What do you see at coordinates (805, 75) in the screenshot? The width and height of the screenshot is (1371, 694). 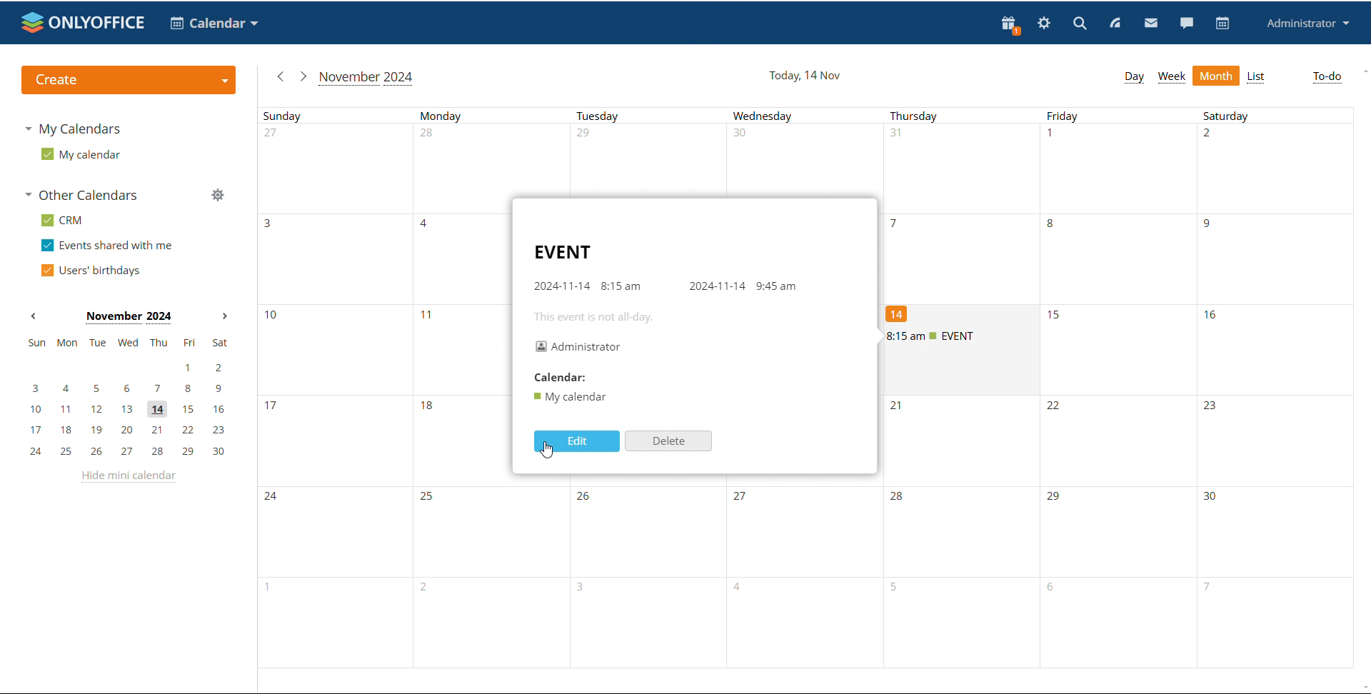 I see `current date` at bounding box center [805, 75].